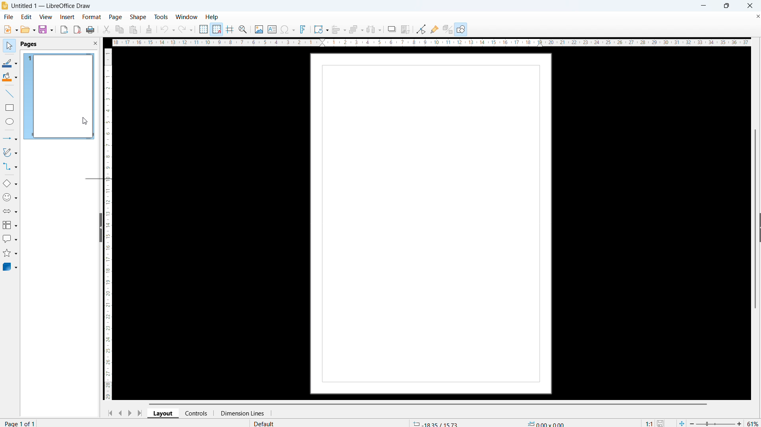 The width and height of the screenshot is (761, 427). Describe the element at coordinates (77, 29) in the screenshot. I see `export as pdf` at that location.